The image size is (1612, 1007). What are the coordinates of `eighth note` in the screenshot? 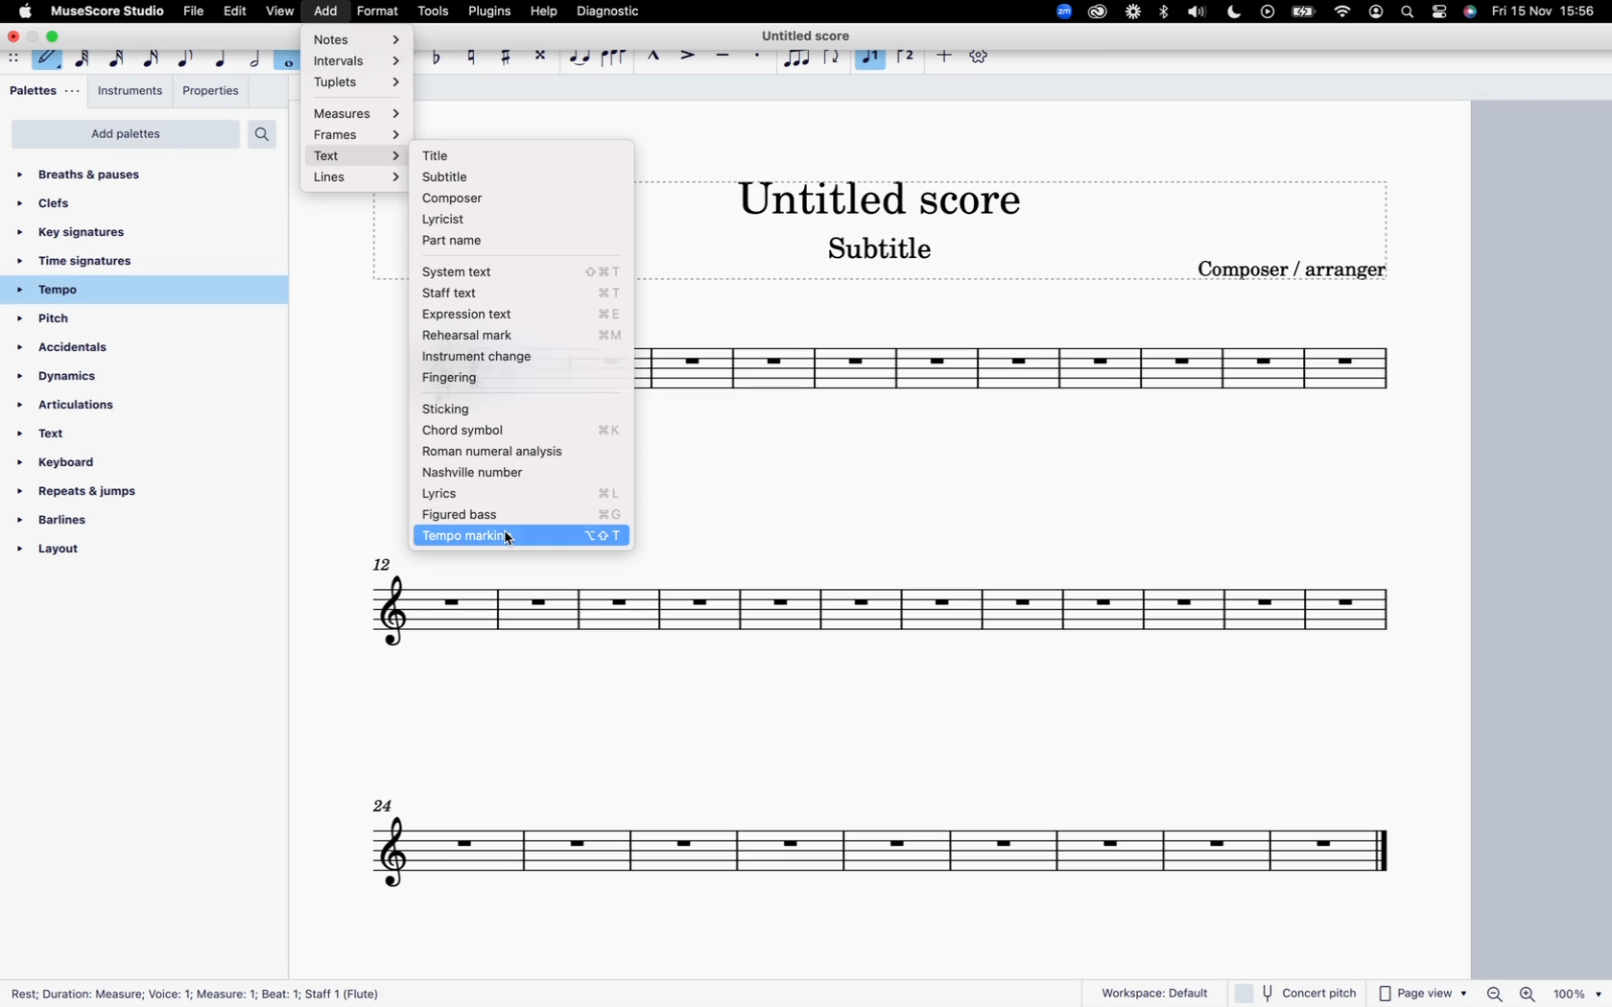 It's located at (188, 59).